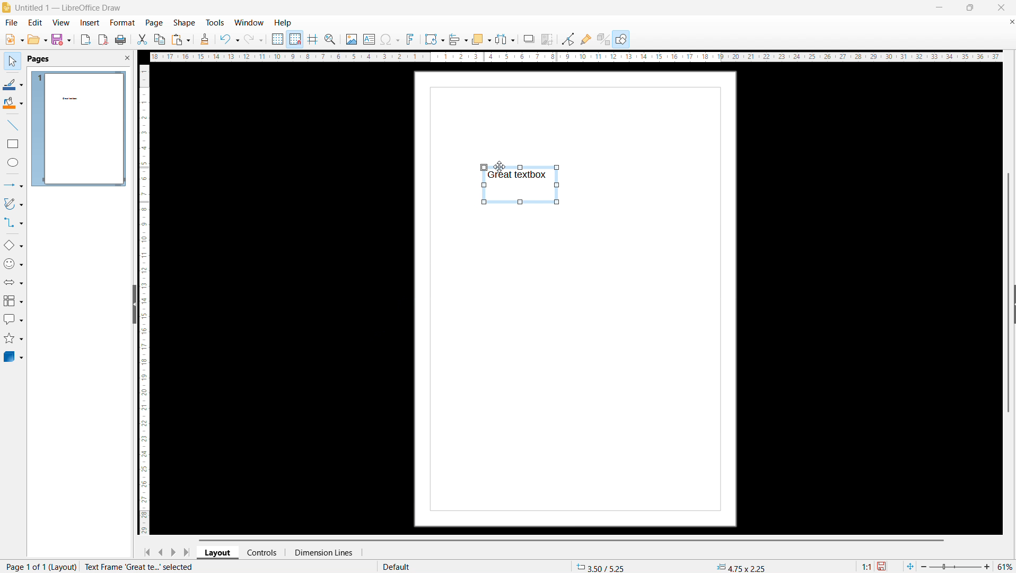  What do you see at coordinates (229, 39) in the screenshot?
I see `undo` at bounding box center [229, 39].